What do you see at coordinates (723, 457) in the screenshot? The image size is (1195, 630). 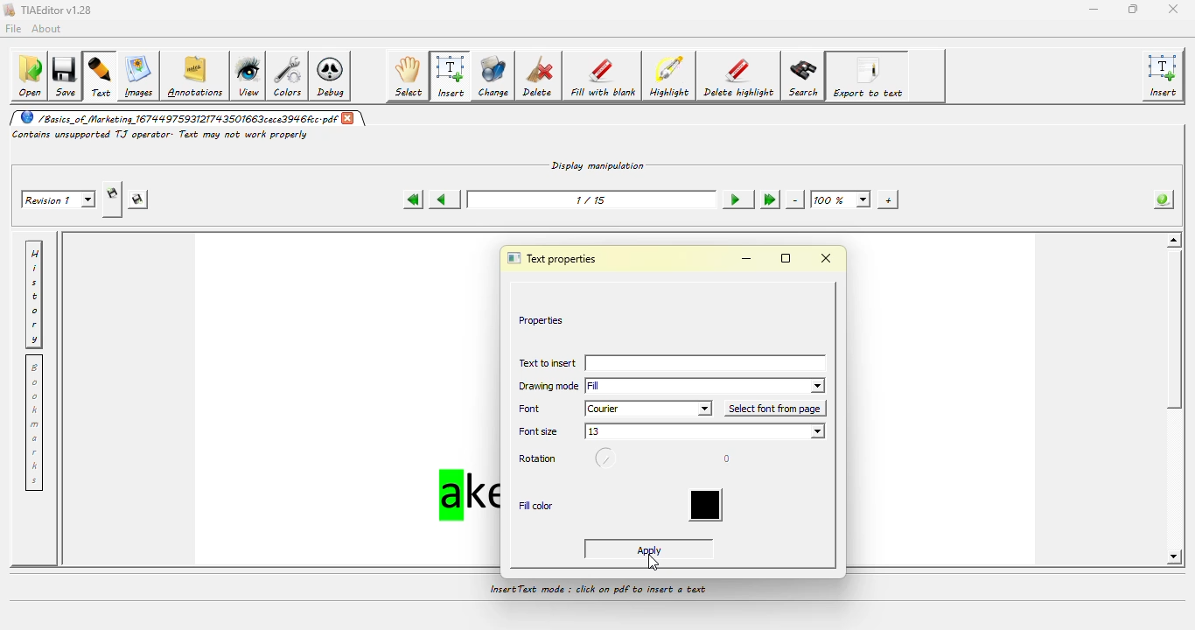 I see `rotate` at bounding box center [723, 457].